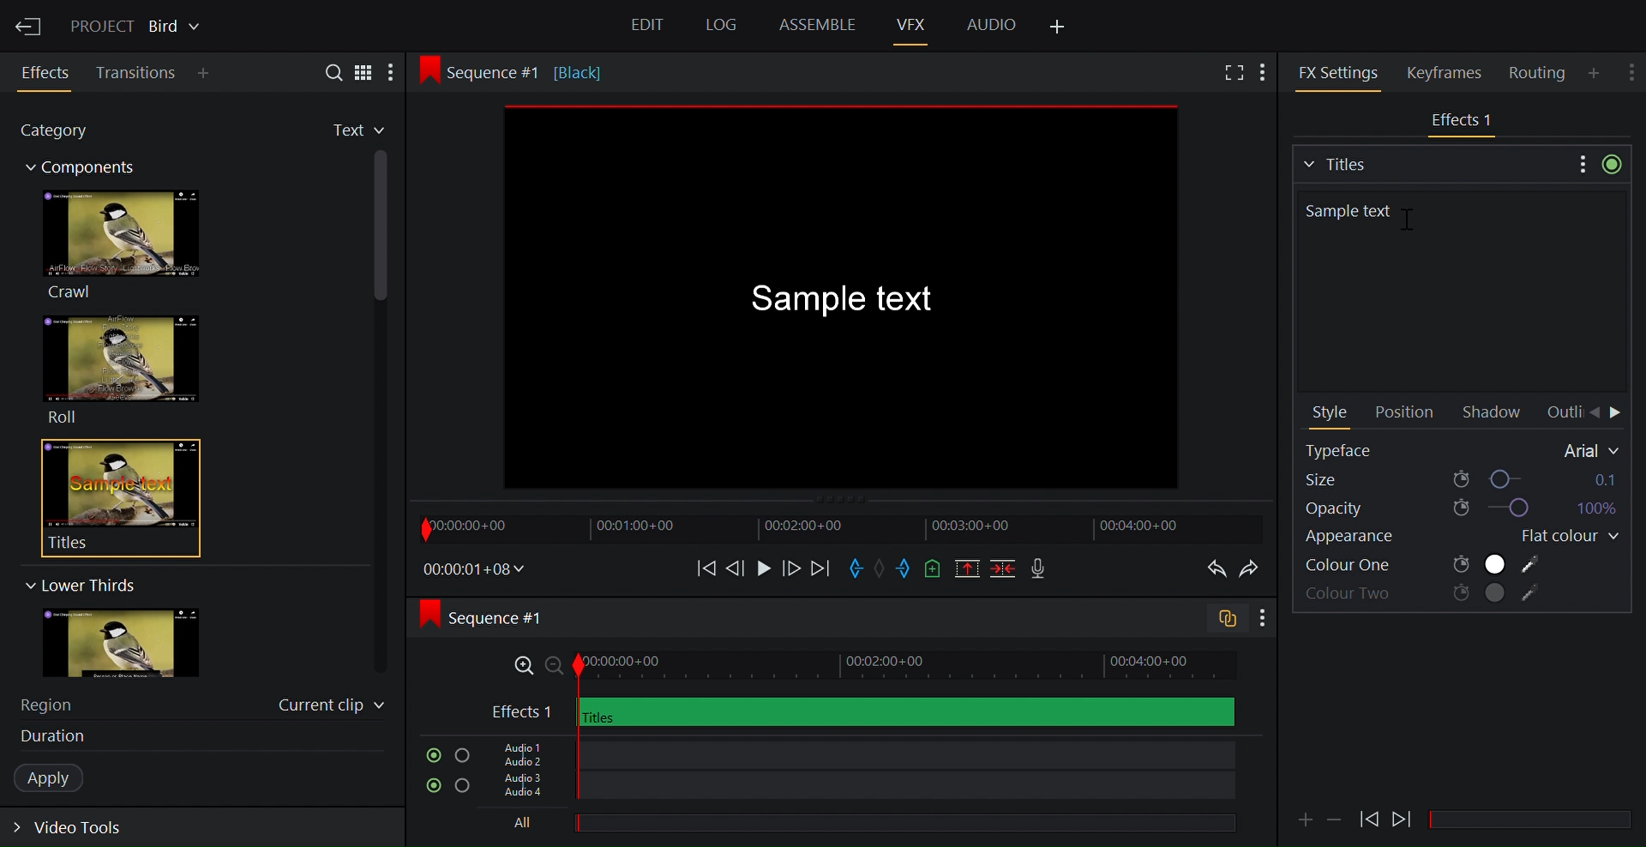 This screenshot has height=847, width=1646. What do you see at coordinates (137, 73) in the screenshot?
I see `Transition` at bounding box center [137, 73].